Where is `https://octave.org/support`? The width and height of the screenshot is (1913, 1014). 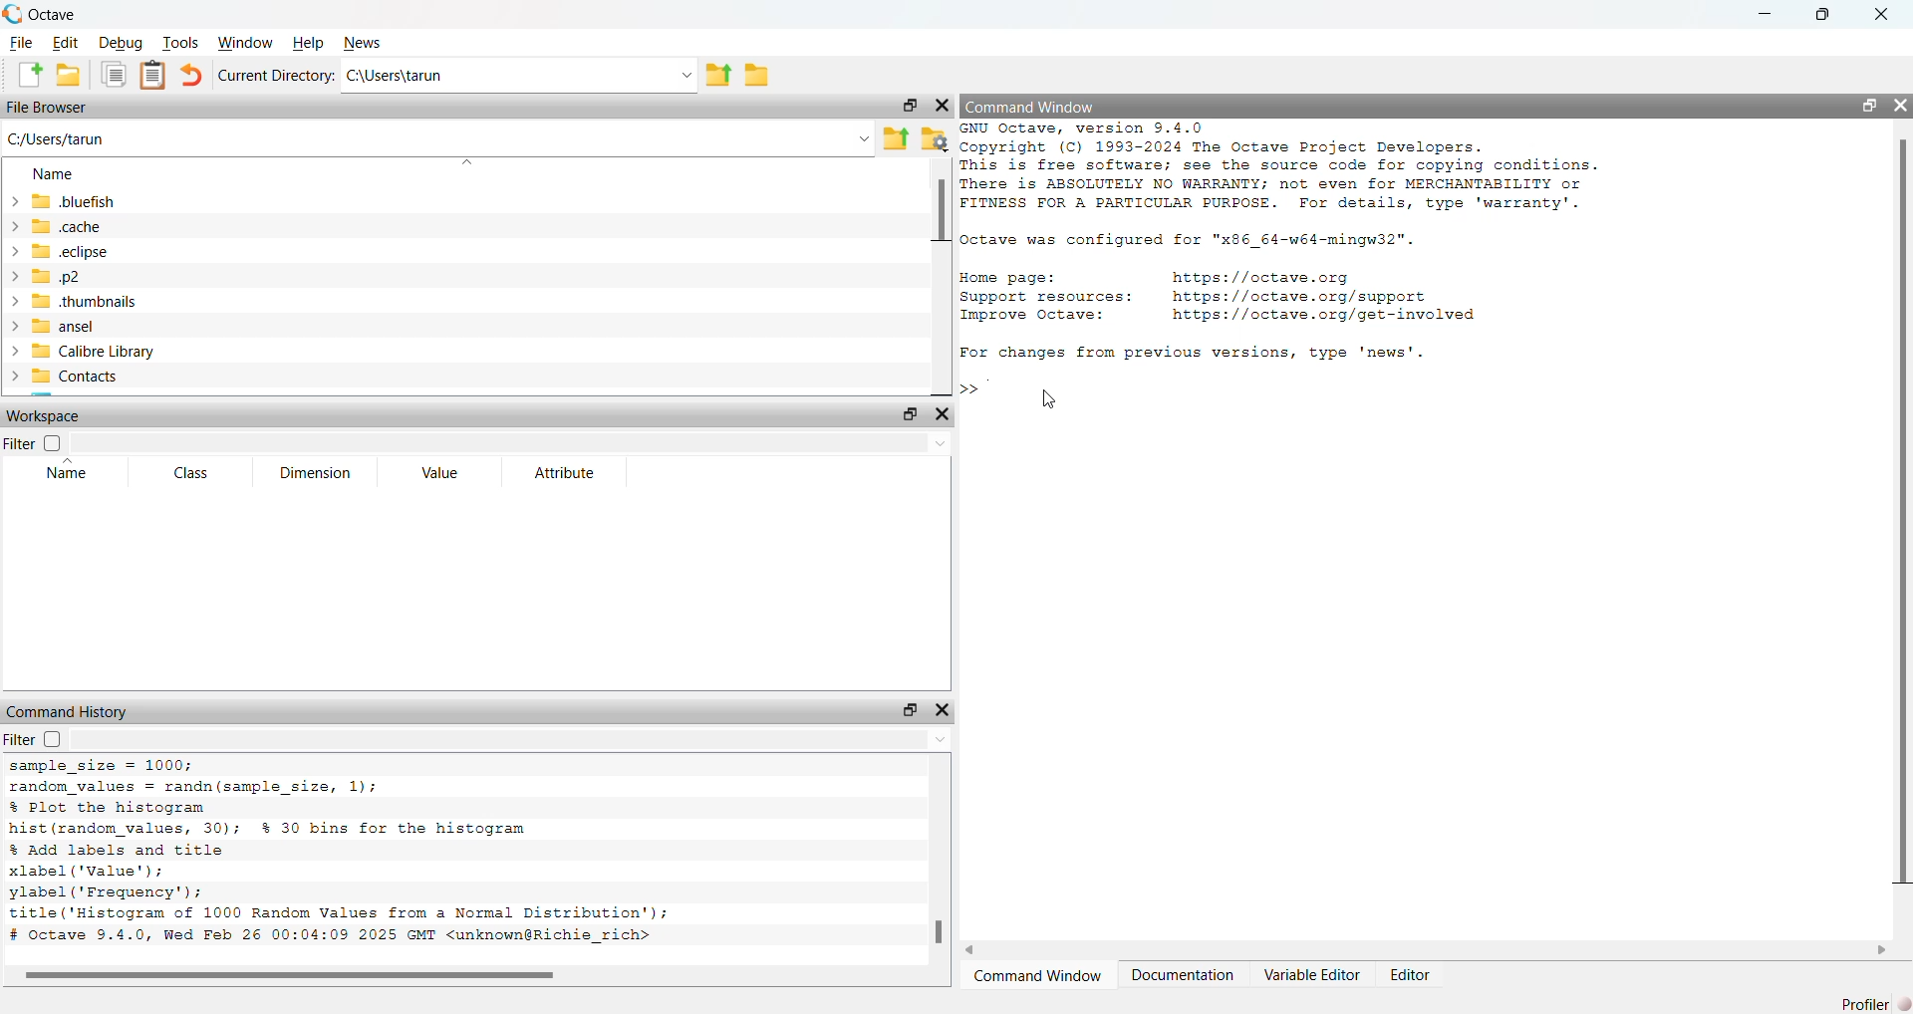 https://octave.org/support is located at coordinates (1299, 295).